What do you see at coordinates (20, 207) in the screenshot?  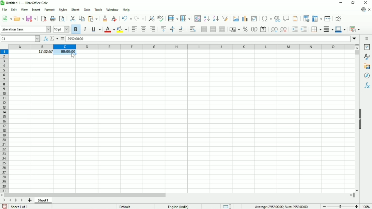 I see `Sheet 1 of 1` at bounding box center [20, 207].